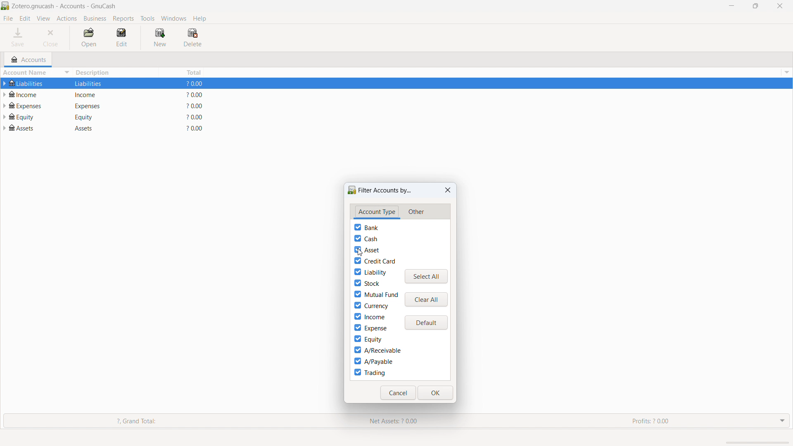  What do you see at coordinates (371, 306) in the screenshot?
I see `currency` at bounding box center [371, 306].